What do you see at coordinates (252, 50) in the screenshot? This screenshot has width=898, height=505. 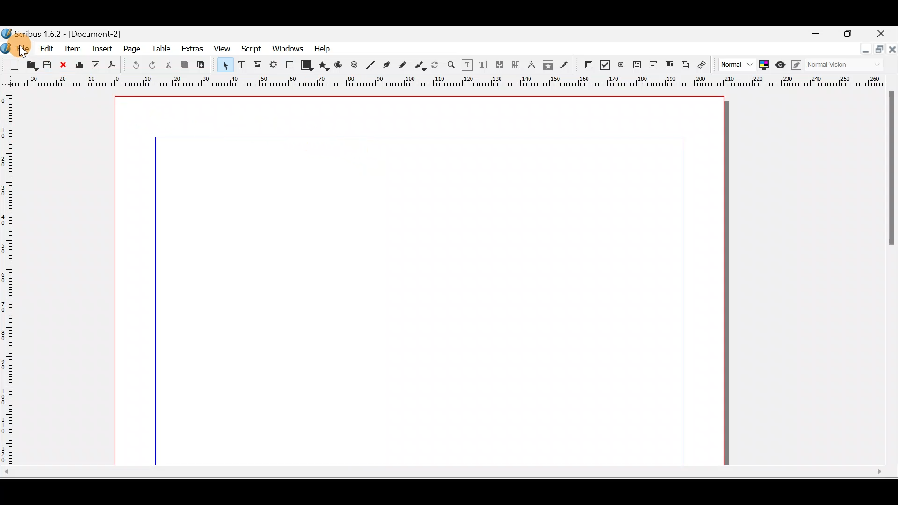 I see `Script` at bounding box center [252, 50].